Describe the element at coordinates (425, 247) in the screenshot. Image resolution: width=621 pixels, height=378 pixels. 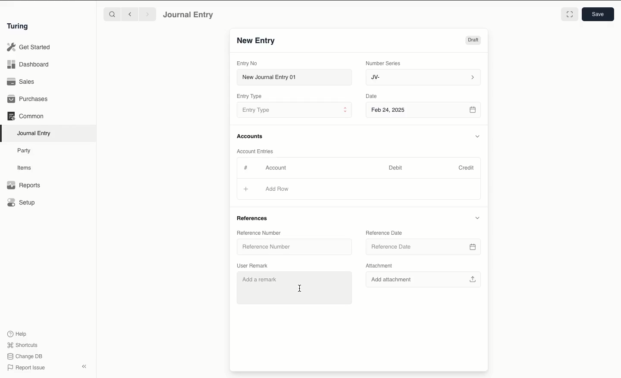
I see `Reference Date` at that location.